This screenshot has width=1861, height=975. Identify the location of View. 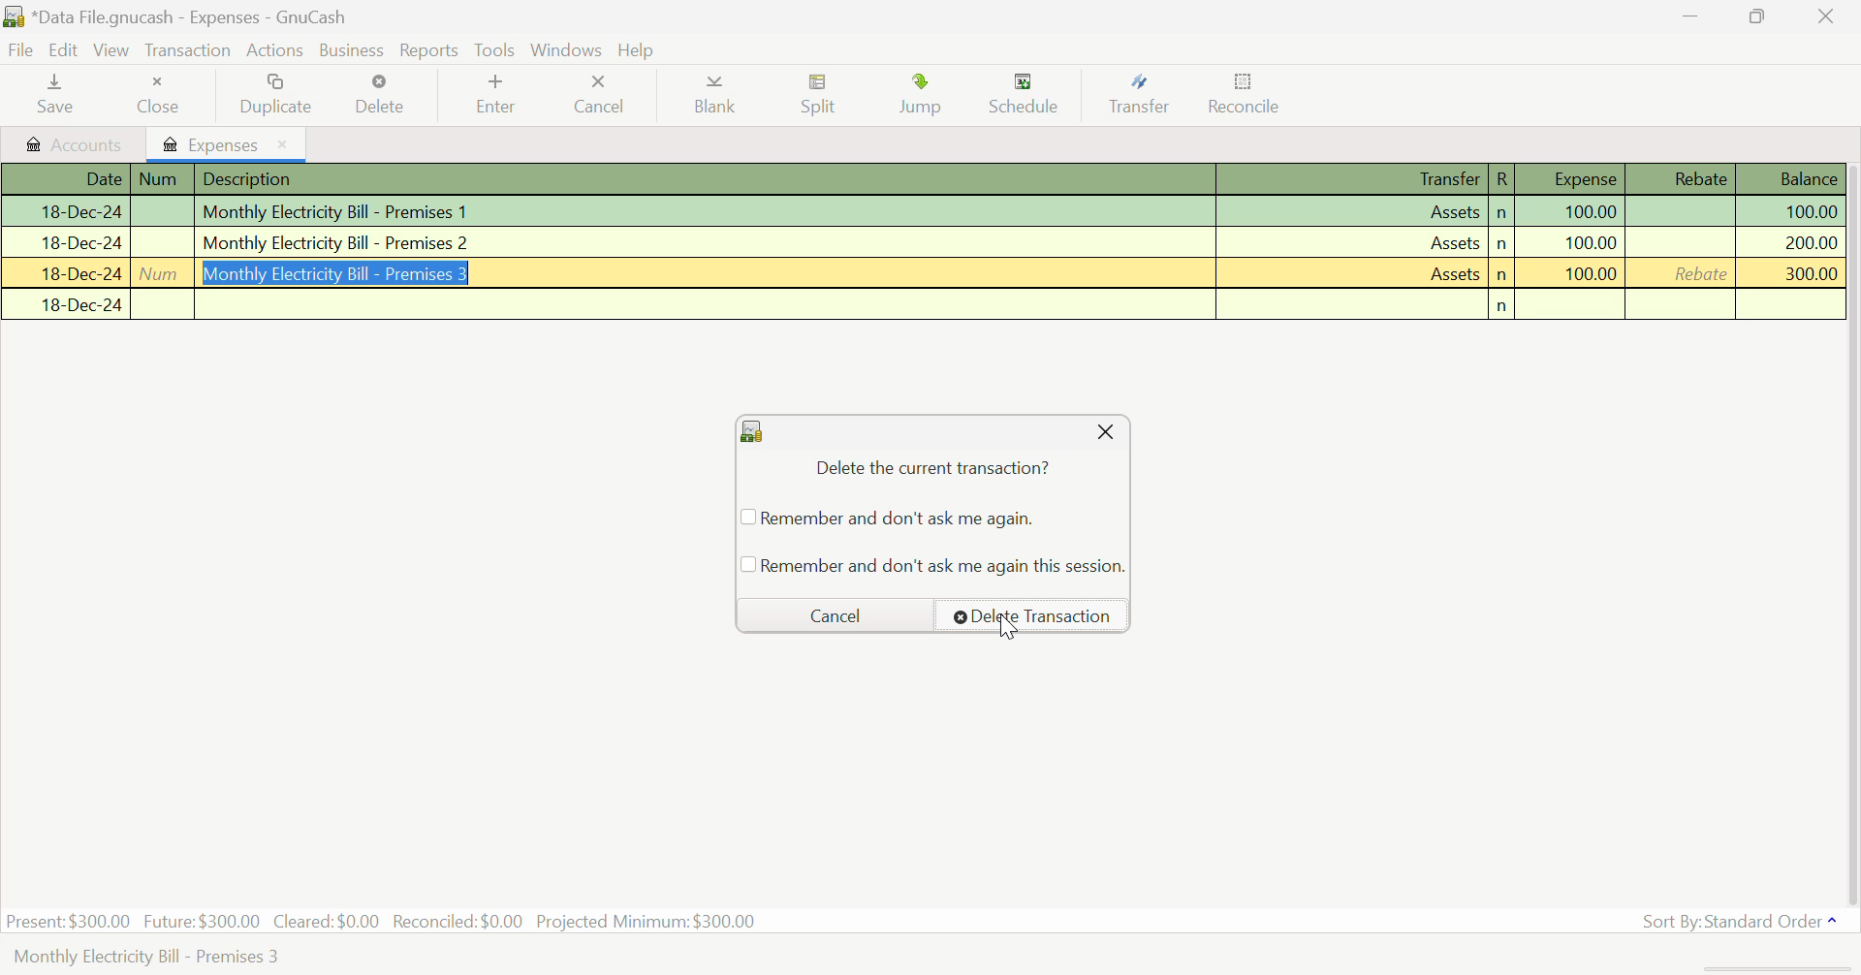
(112, 50).